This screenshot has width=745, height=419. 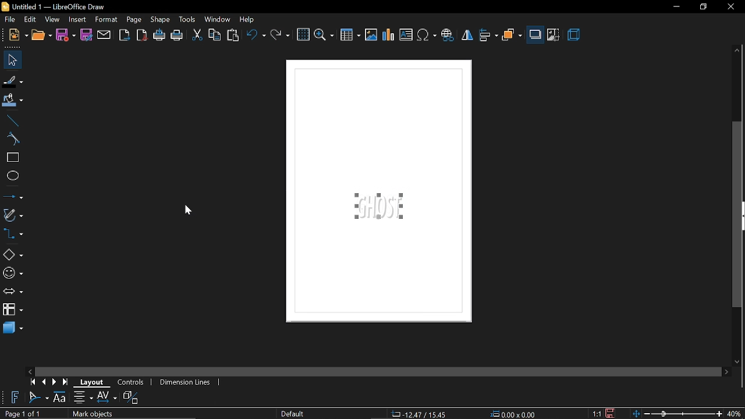 I want to click on minimize, so click(x=676, y=7).